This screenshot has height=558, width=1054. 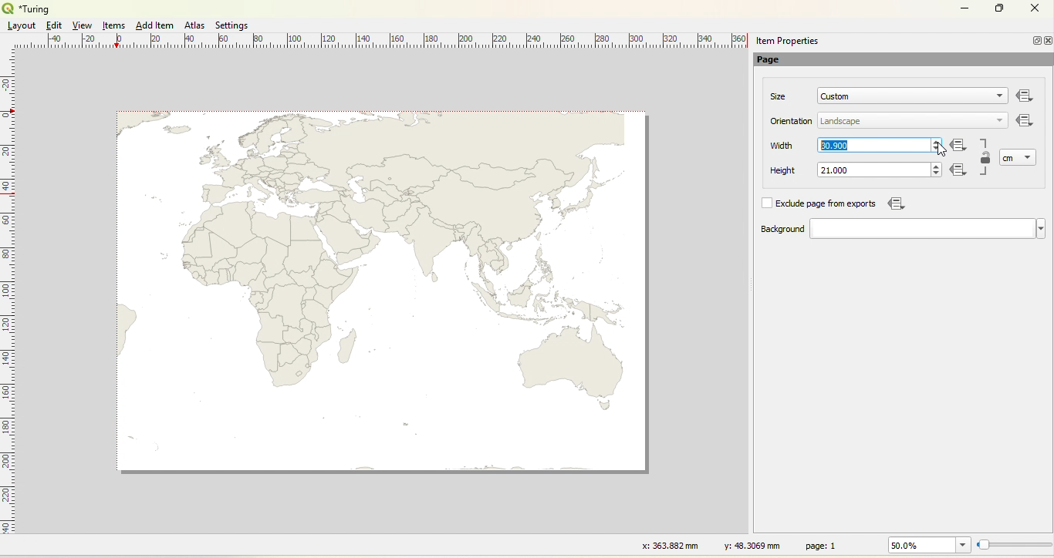 What do you see at coordinates (1034, 10) in the screenshot?
I see `Close` at bounding box center [1034, 10].